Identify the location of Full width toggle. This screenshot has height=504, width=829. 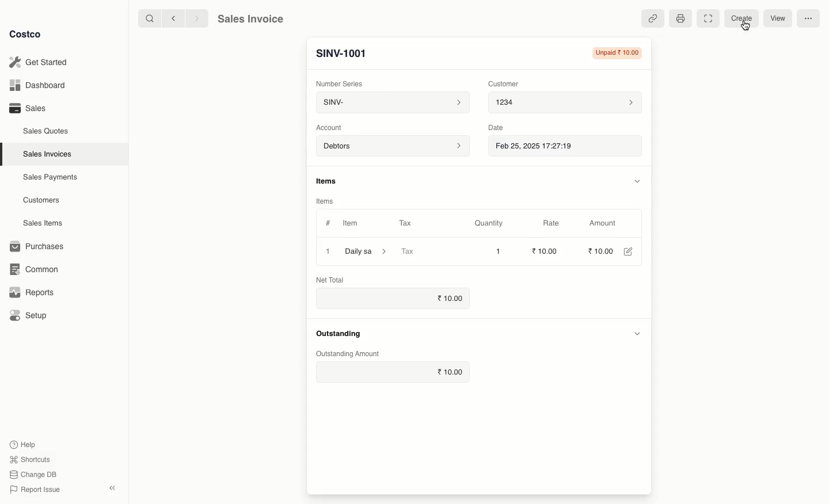
(709, 18).